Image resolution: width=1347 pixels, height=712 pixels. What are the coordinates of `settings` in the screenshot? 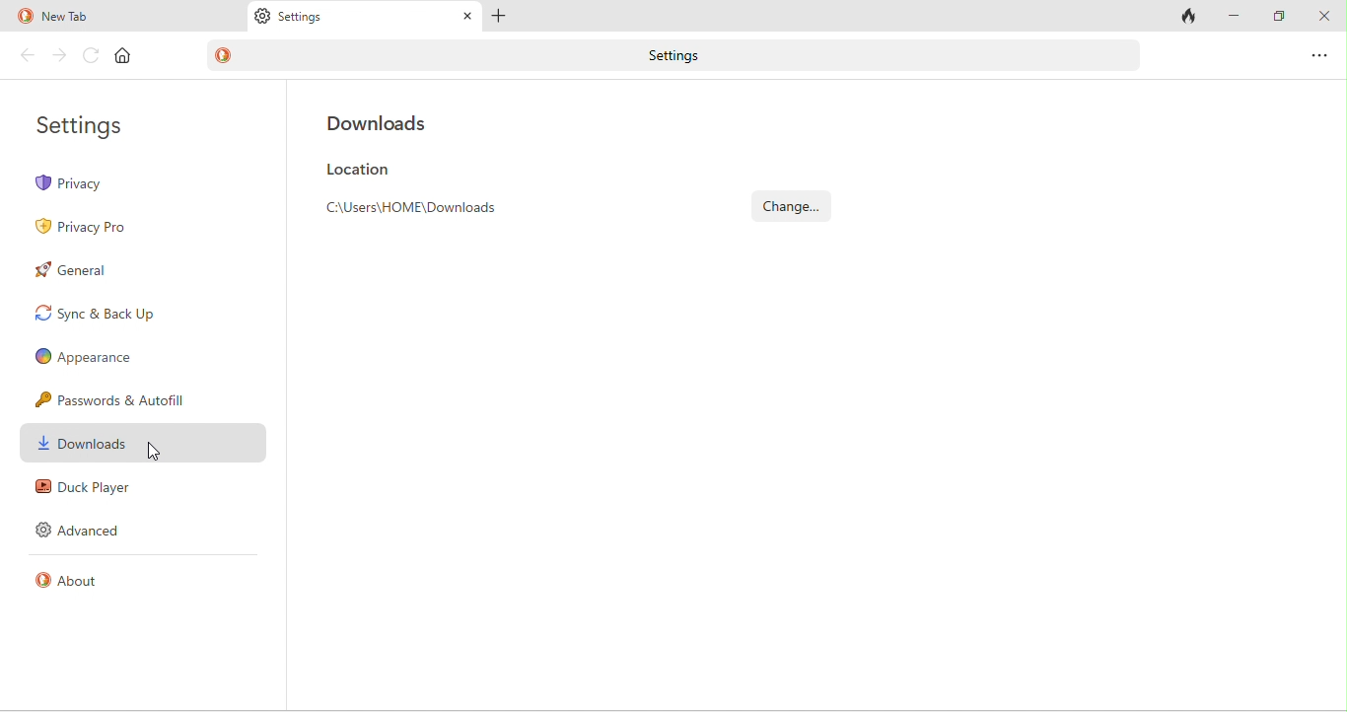 It's located at (702, 56).